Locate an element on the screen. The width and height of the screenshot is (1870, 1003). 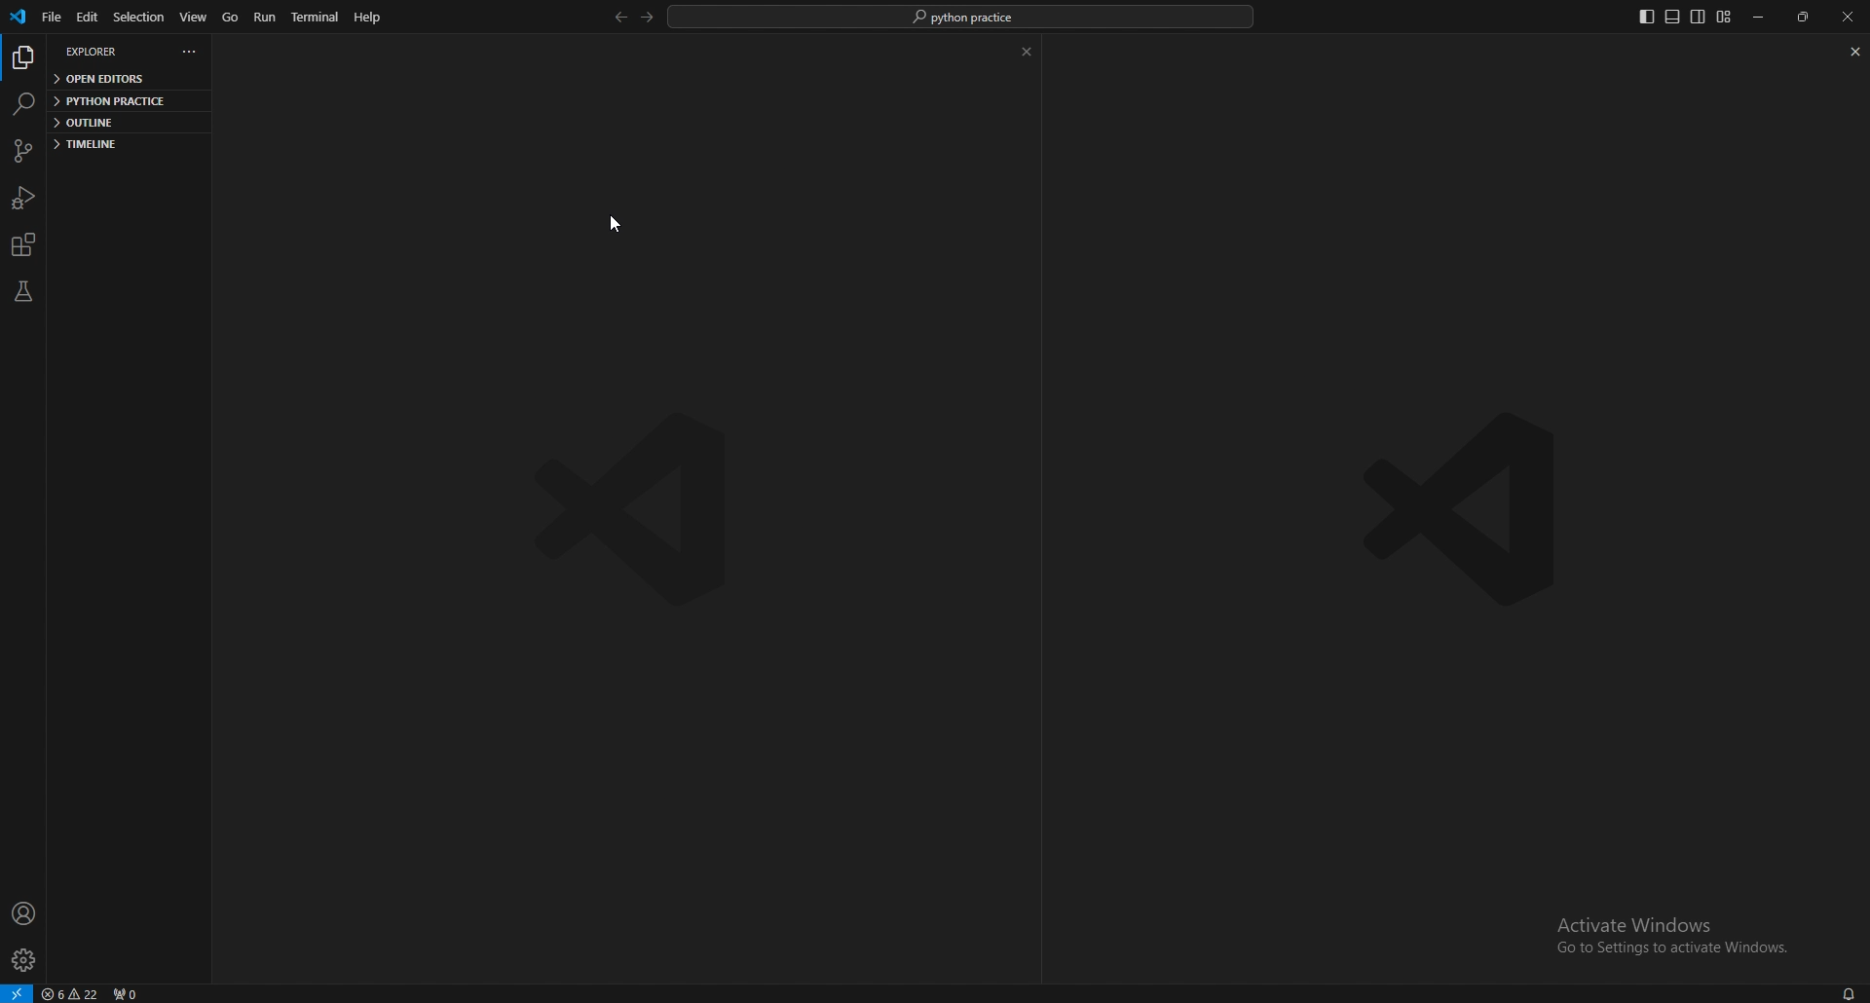
vscode is located at coordinates (21, 18).